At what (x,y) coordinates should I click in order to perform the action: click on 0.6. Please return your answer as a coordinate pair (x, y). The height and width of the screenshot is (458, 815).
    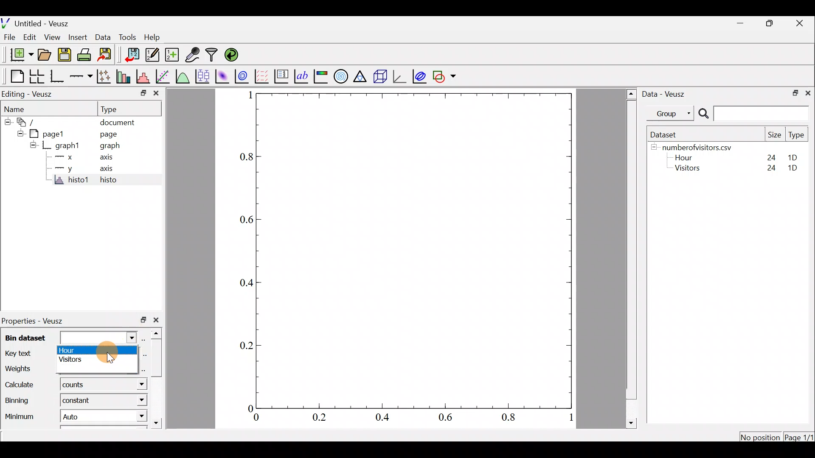
    Looking at the image, I should click on (246, 220).